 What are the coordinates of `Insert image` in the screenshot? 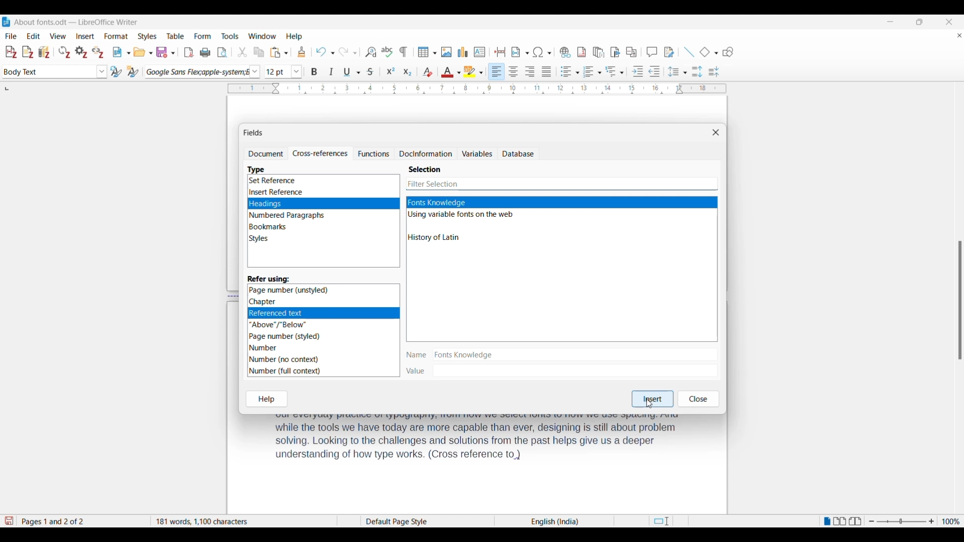 It's located at (446, 52).